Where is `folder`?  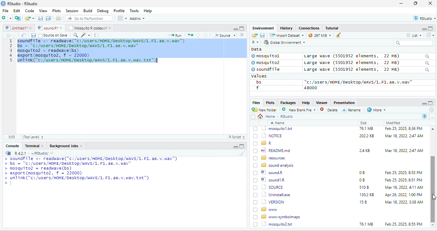 folder is located at coordinates (30, 18).